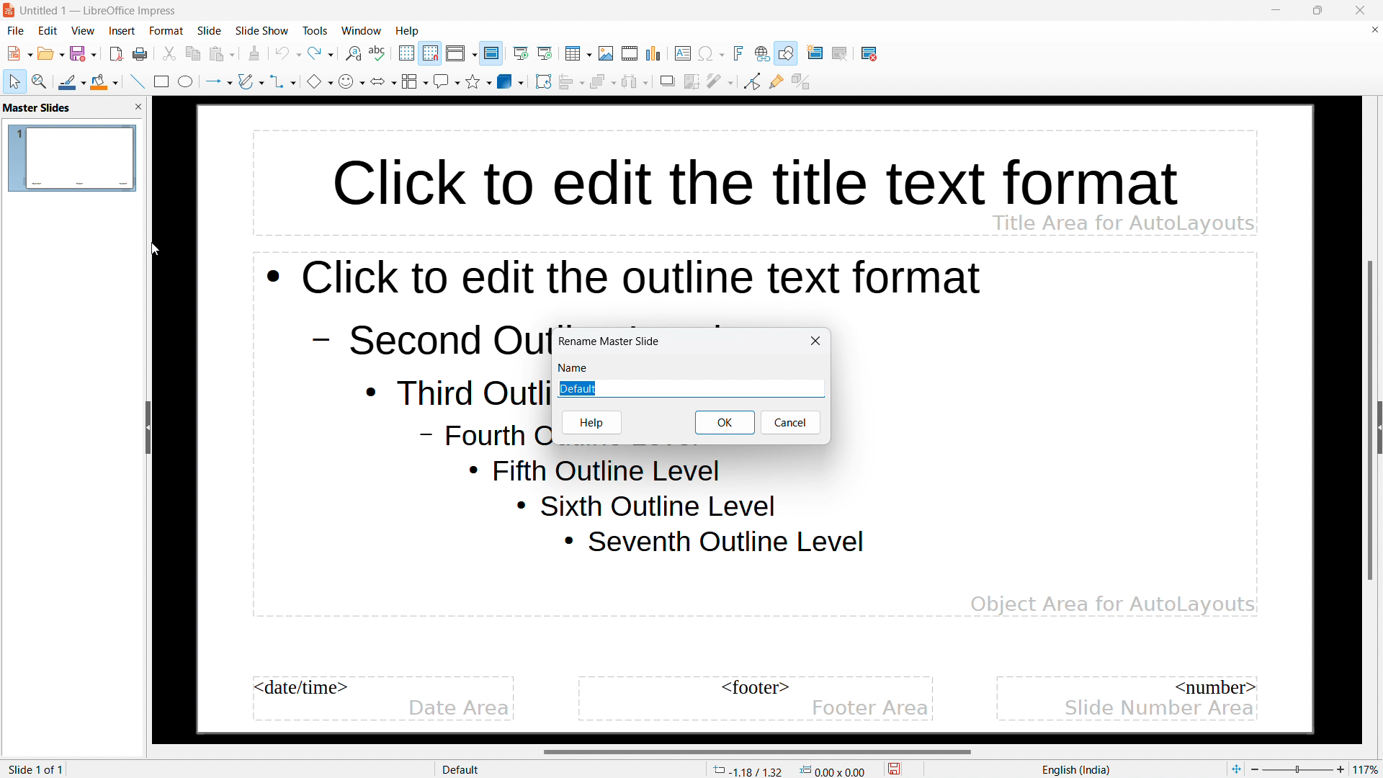 Image resolution: width=1383 pixels, height=778 pixels. I want to click on expand, so click(1379, 427).